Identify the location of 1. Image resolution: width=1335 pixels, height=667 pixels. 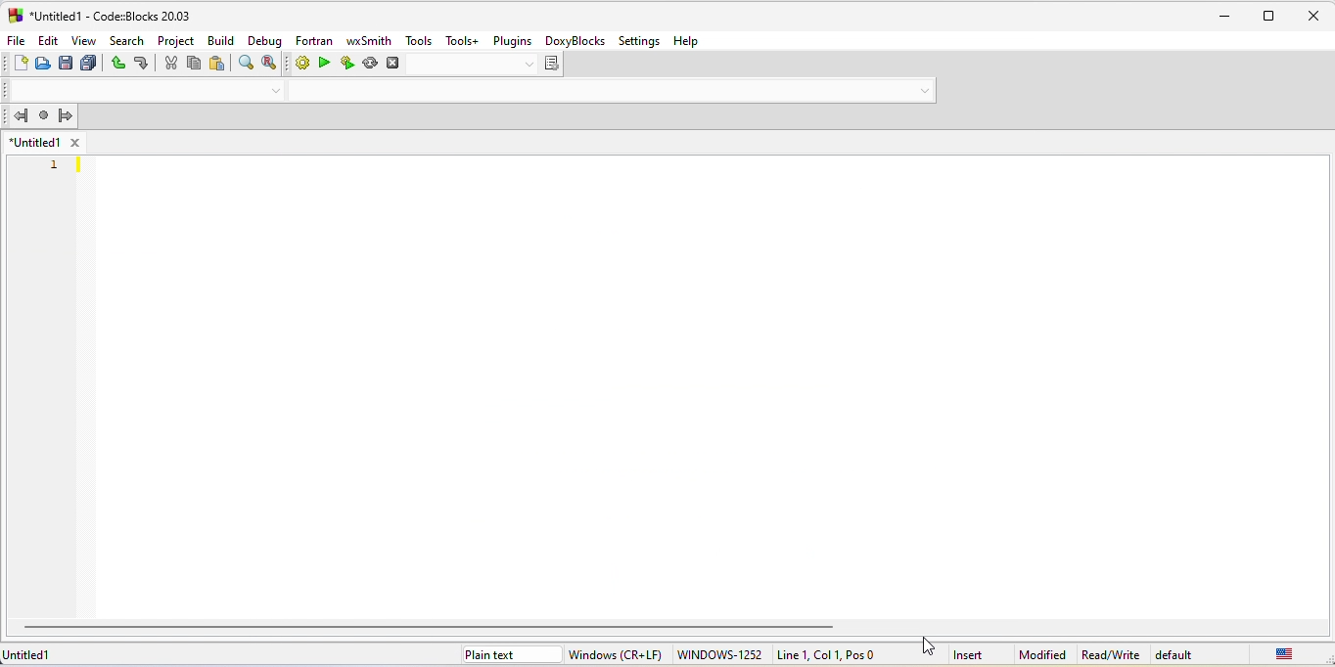
(56, 166).